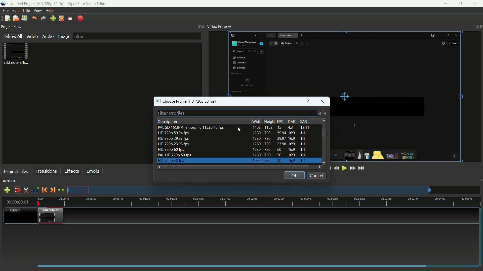  I want to click on image, so click(64, 37).